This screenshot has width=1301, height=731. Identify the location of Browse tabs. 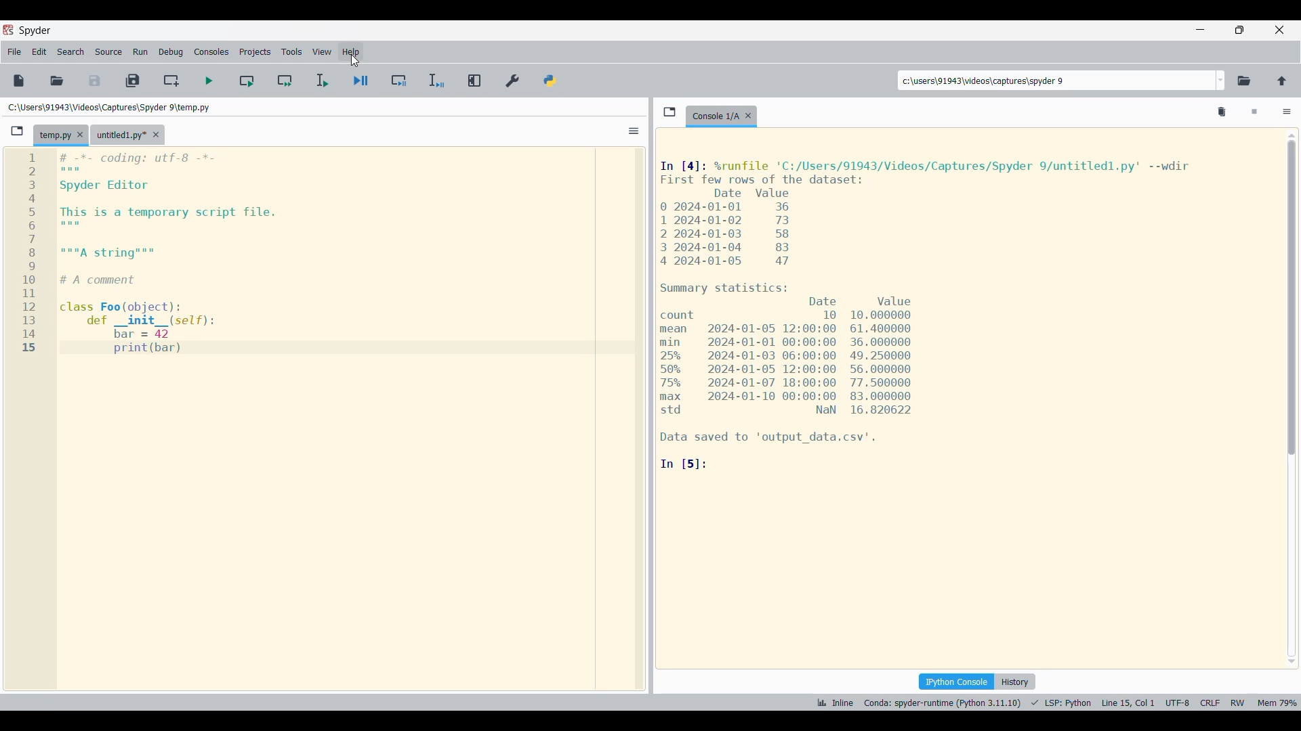
(670, 112).